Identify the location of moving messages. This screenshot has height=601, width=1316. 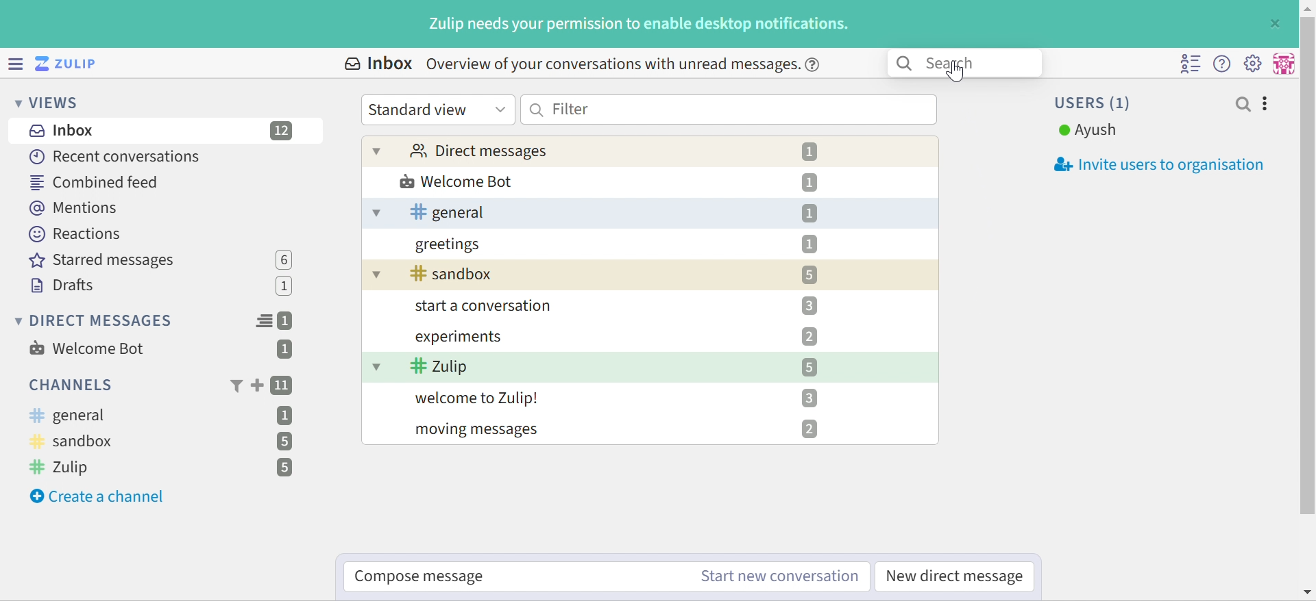
(480, 431).